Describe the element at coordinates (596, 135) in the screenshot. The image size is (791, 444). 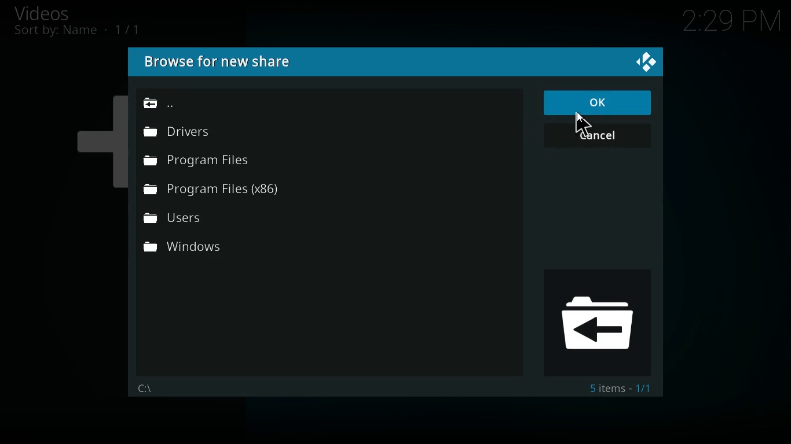
I see `Cancel` at that location.